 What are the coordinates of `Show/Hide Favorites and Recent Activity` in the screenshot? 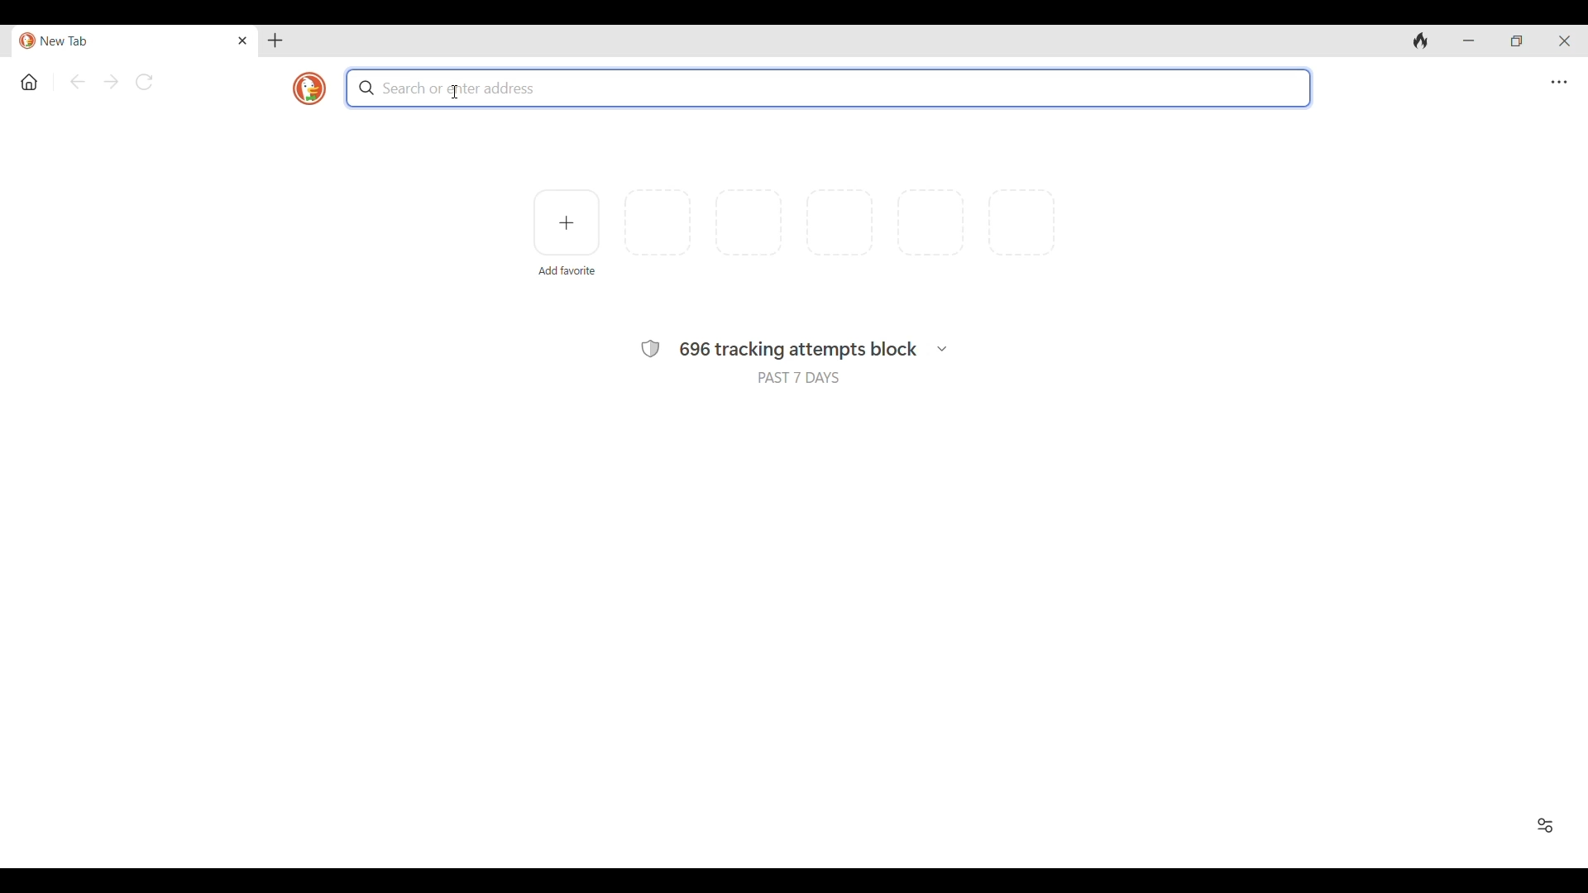 It's located at (1546, 825).